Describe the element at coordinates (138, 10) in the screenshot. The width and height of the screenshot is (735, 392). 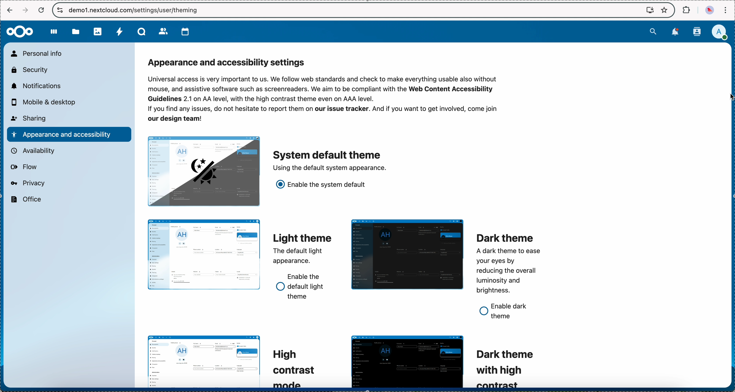
I see `URL` at that location.